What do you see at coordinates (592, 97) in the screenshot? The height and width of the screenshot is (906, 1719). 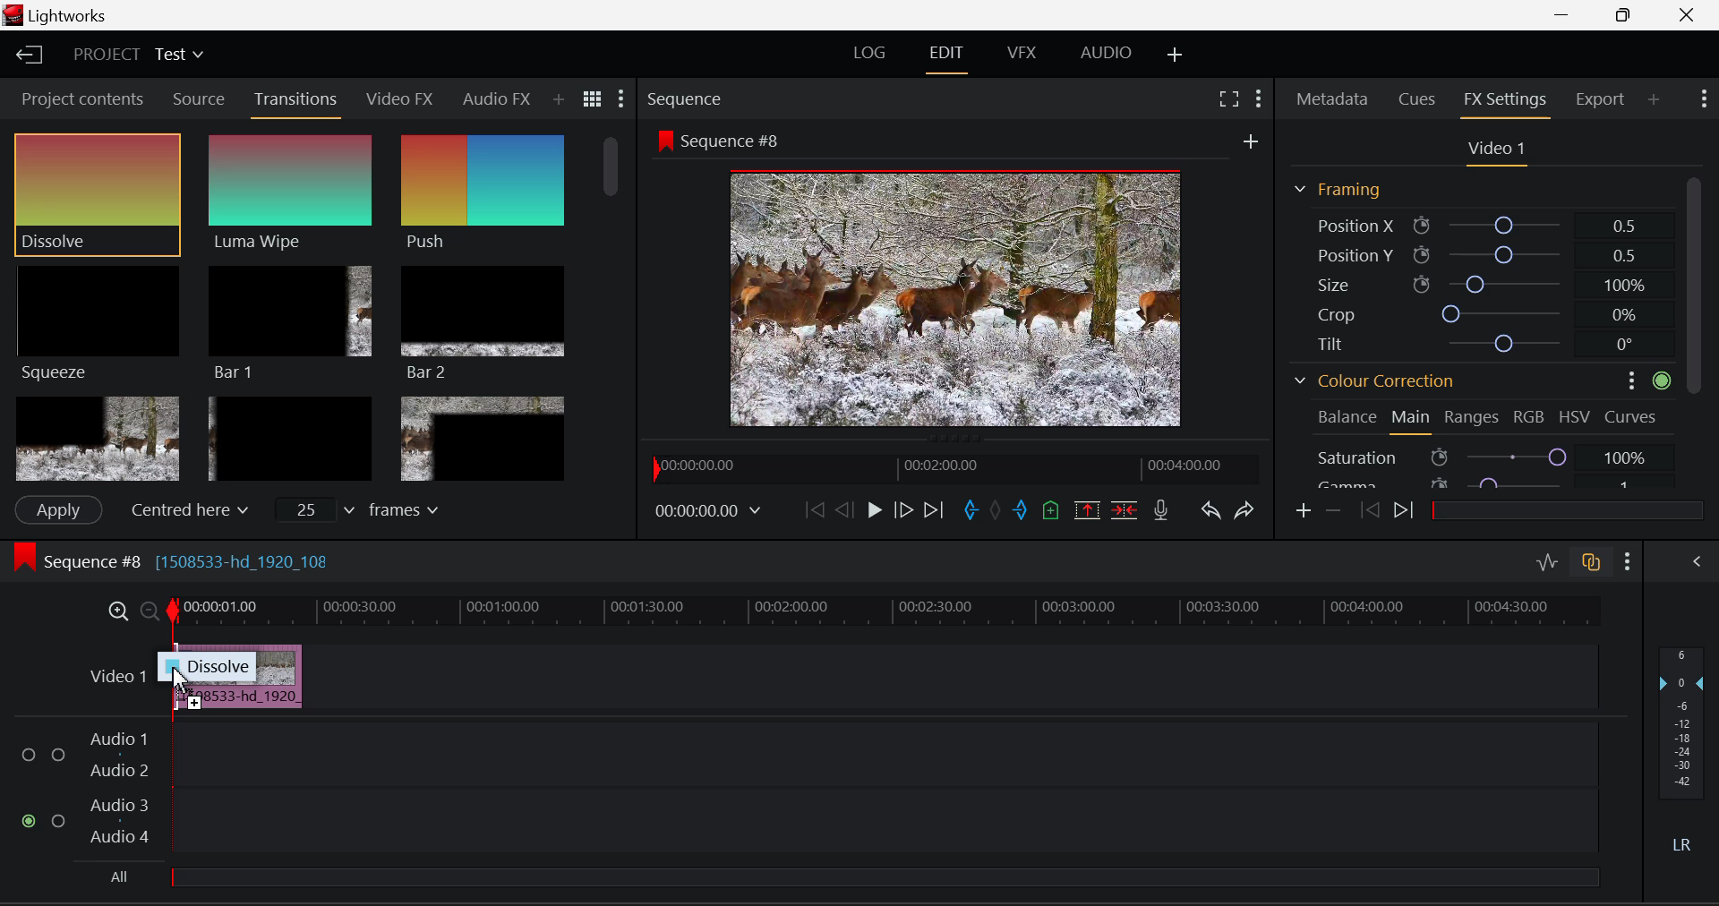 I see `Toggle between title and list view` at bounding box center [592, 97].